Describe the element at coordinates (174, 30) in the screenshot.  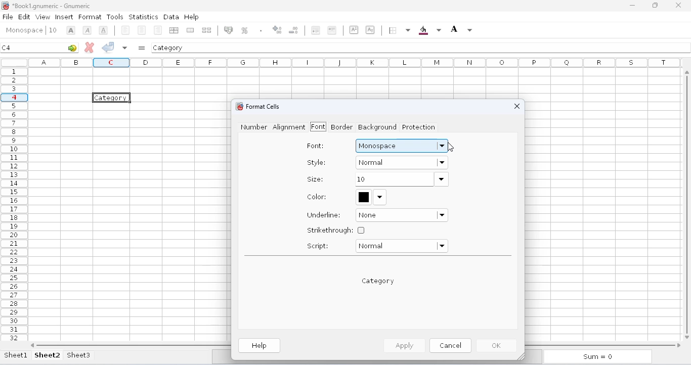
I see `center horizontally across the selection` at that location.